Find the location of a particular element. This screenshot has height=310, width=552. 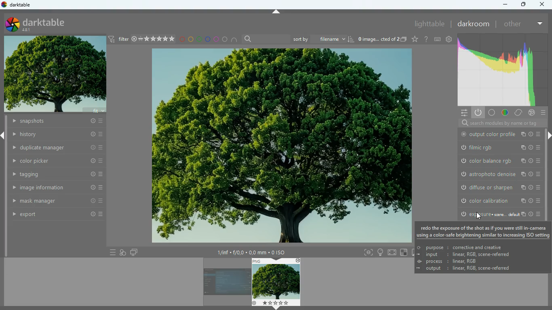

minimize is located at coordinates (506, 5).